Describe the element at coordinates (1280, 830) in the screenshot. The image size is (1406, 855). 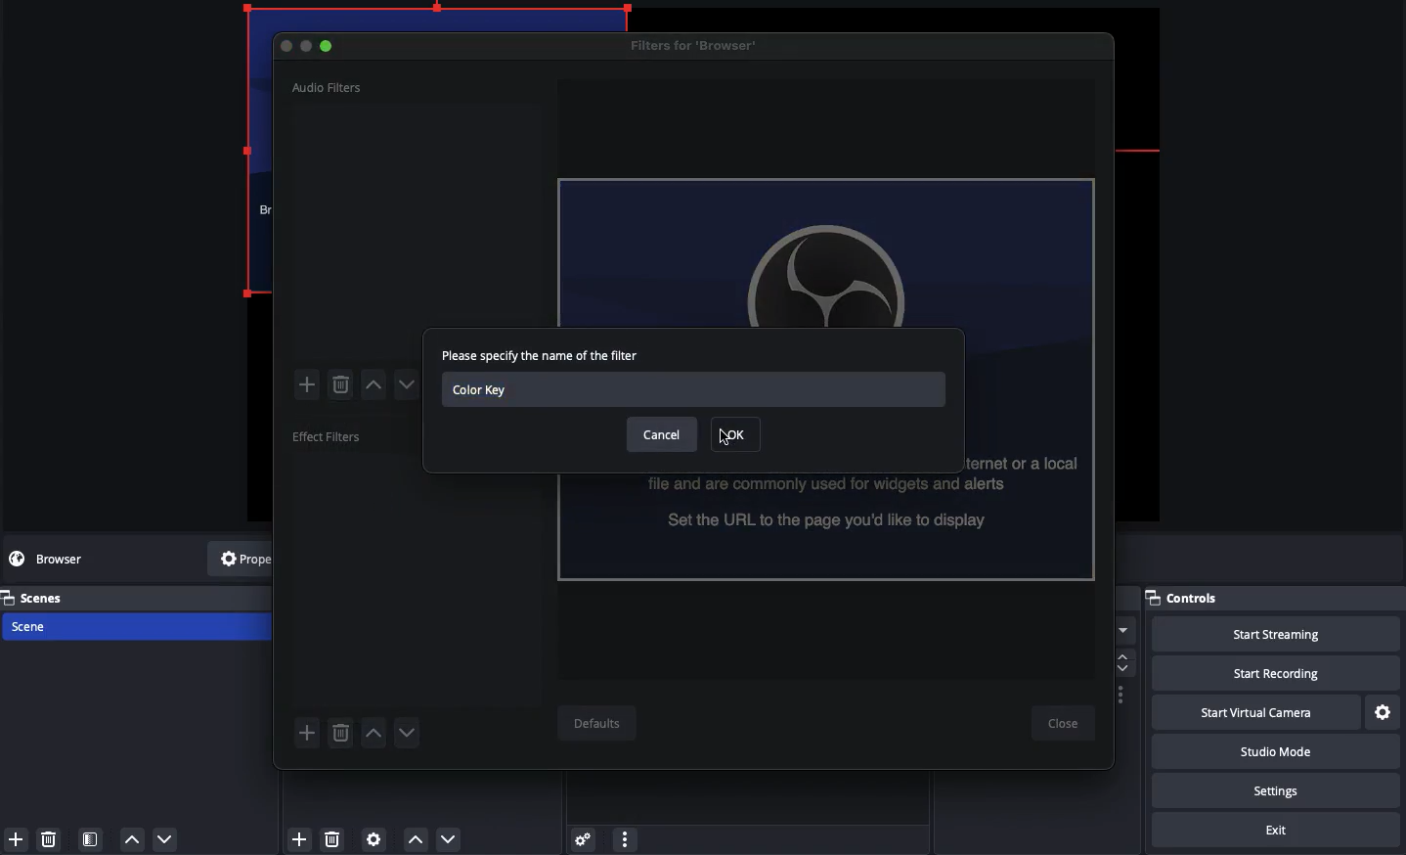
I see `Exit` at that location.